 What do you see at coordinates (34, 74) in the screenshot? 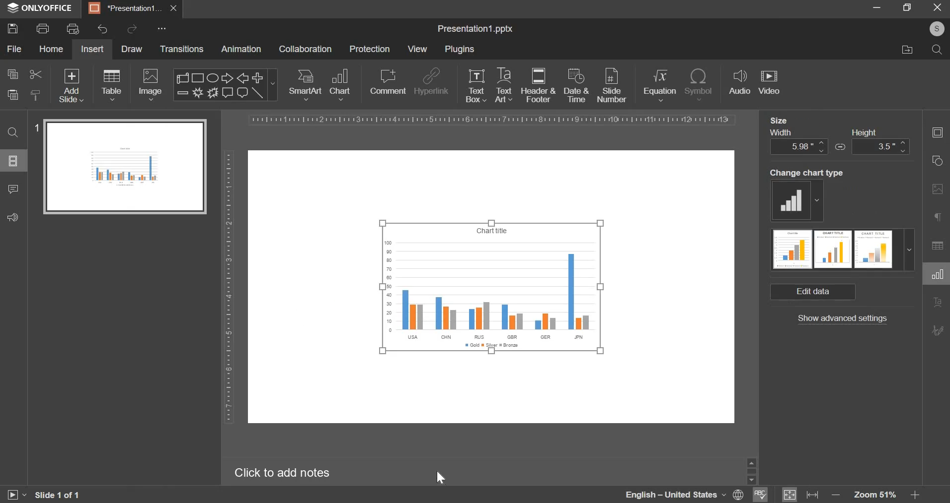
I see `cut` at bounding box center [34, 74].